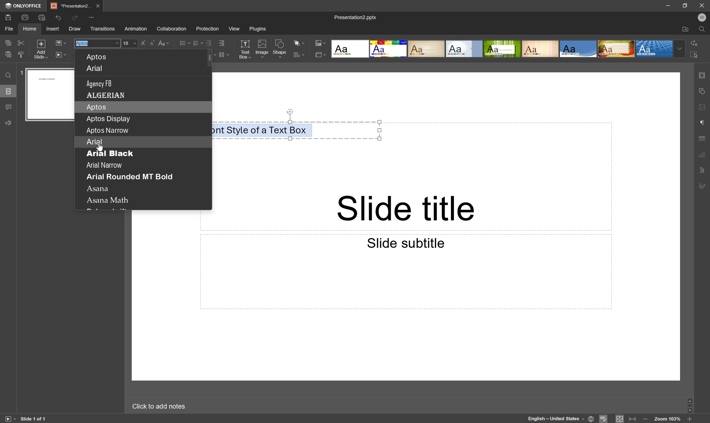 The image size is (710, 423). What do you see at coordinates (553, 419) in the screenshot?
I see `English - United States` at bounding box center [553, 419].